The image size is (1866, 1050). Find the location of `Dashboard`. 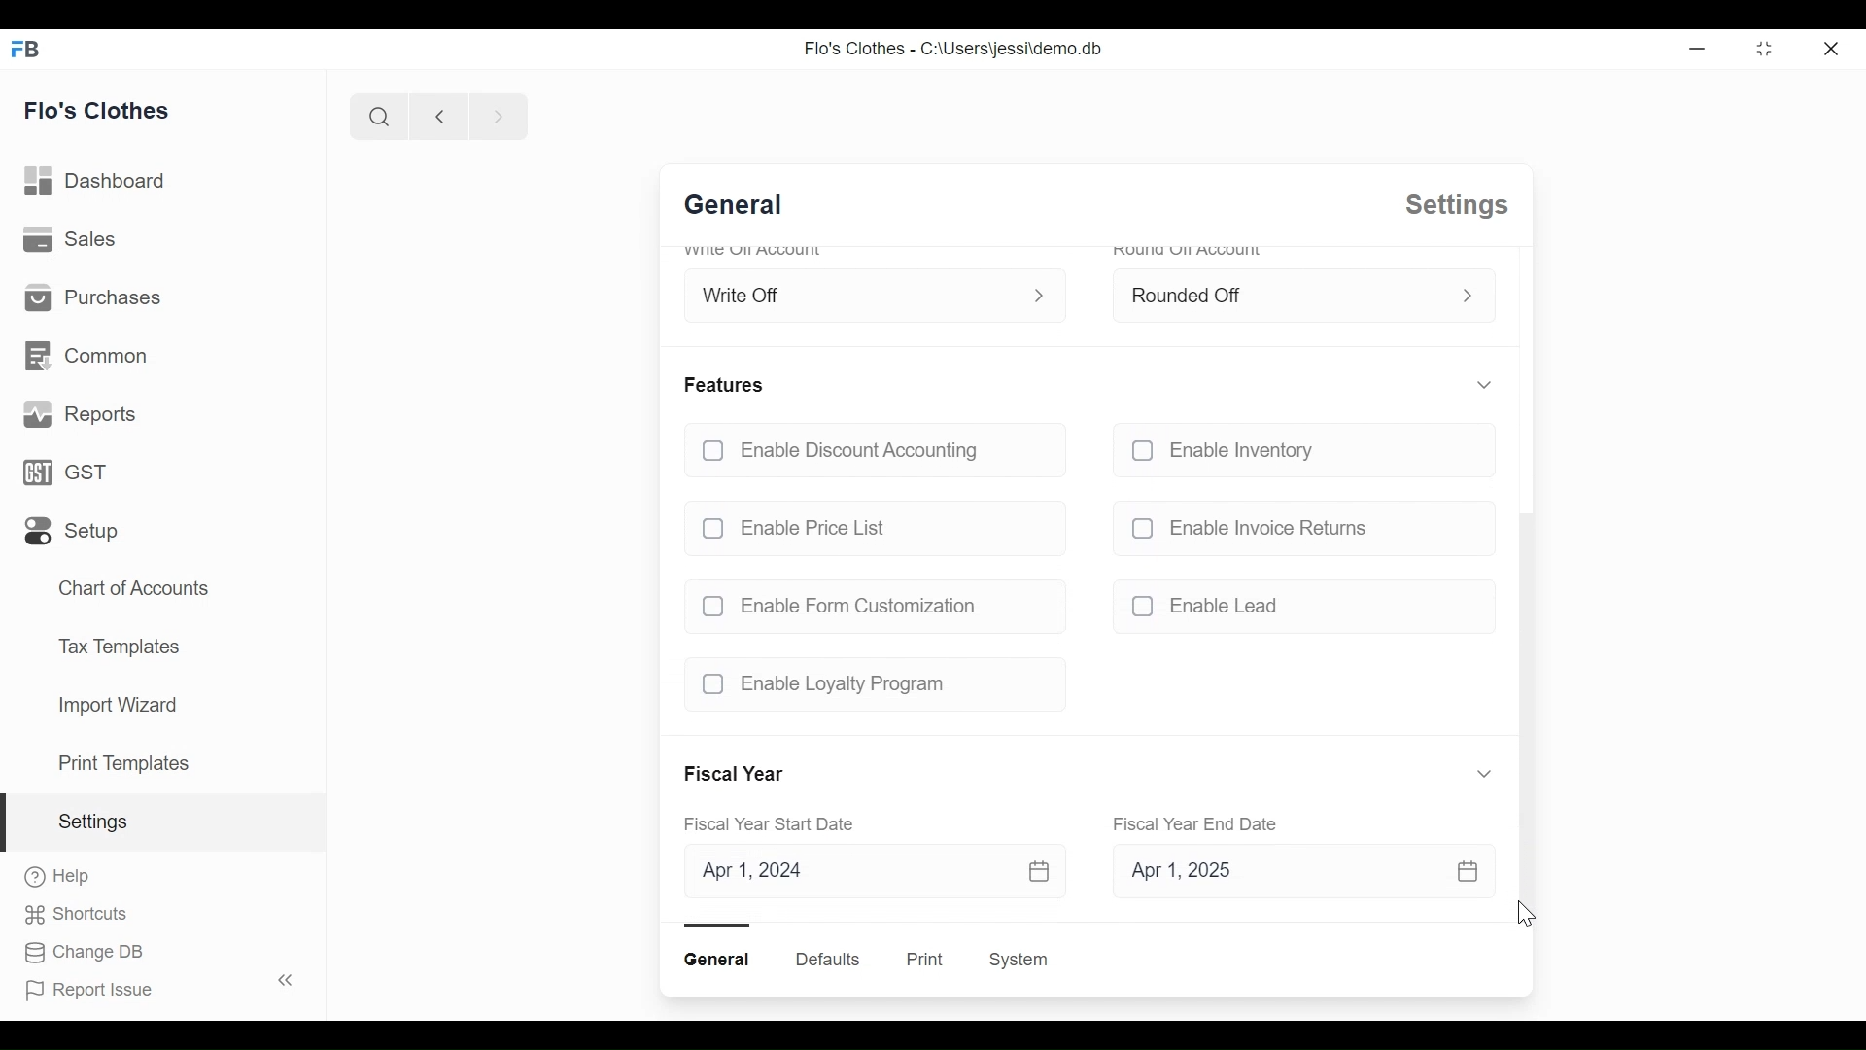

Dashboard is located at coordinates (95, 182).